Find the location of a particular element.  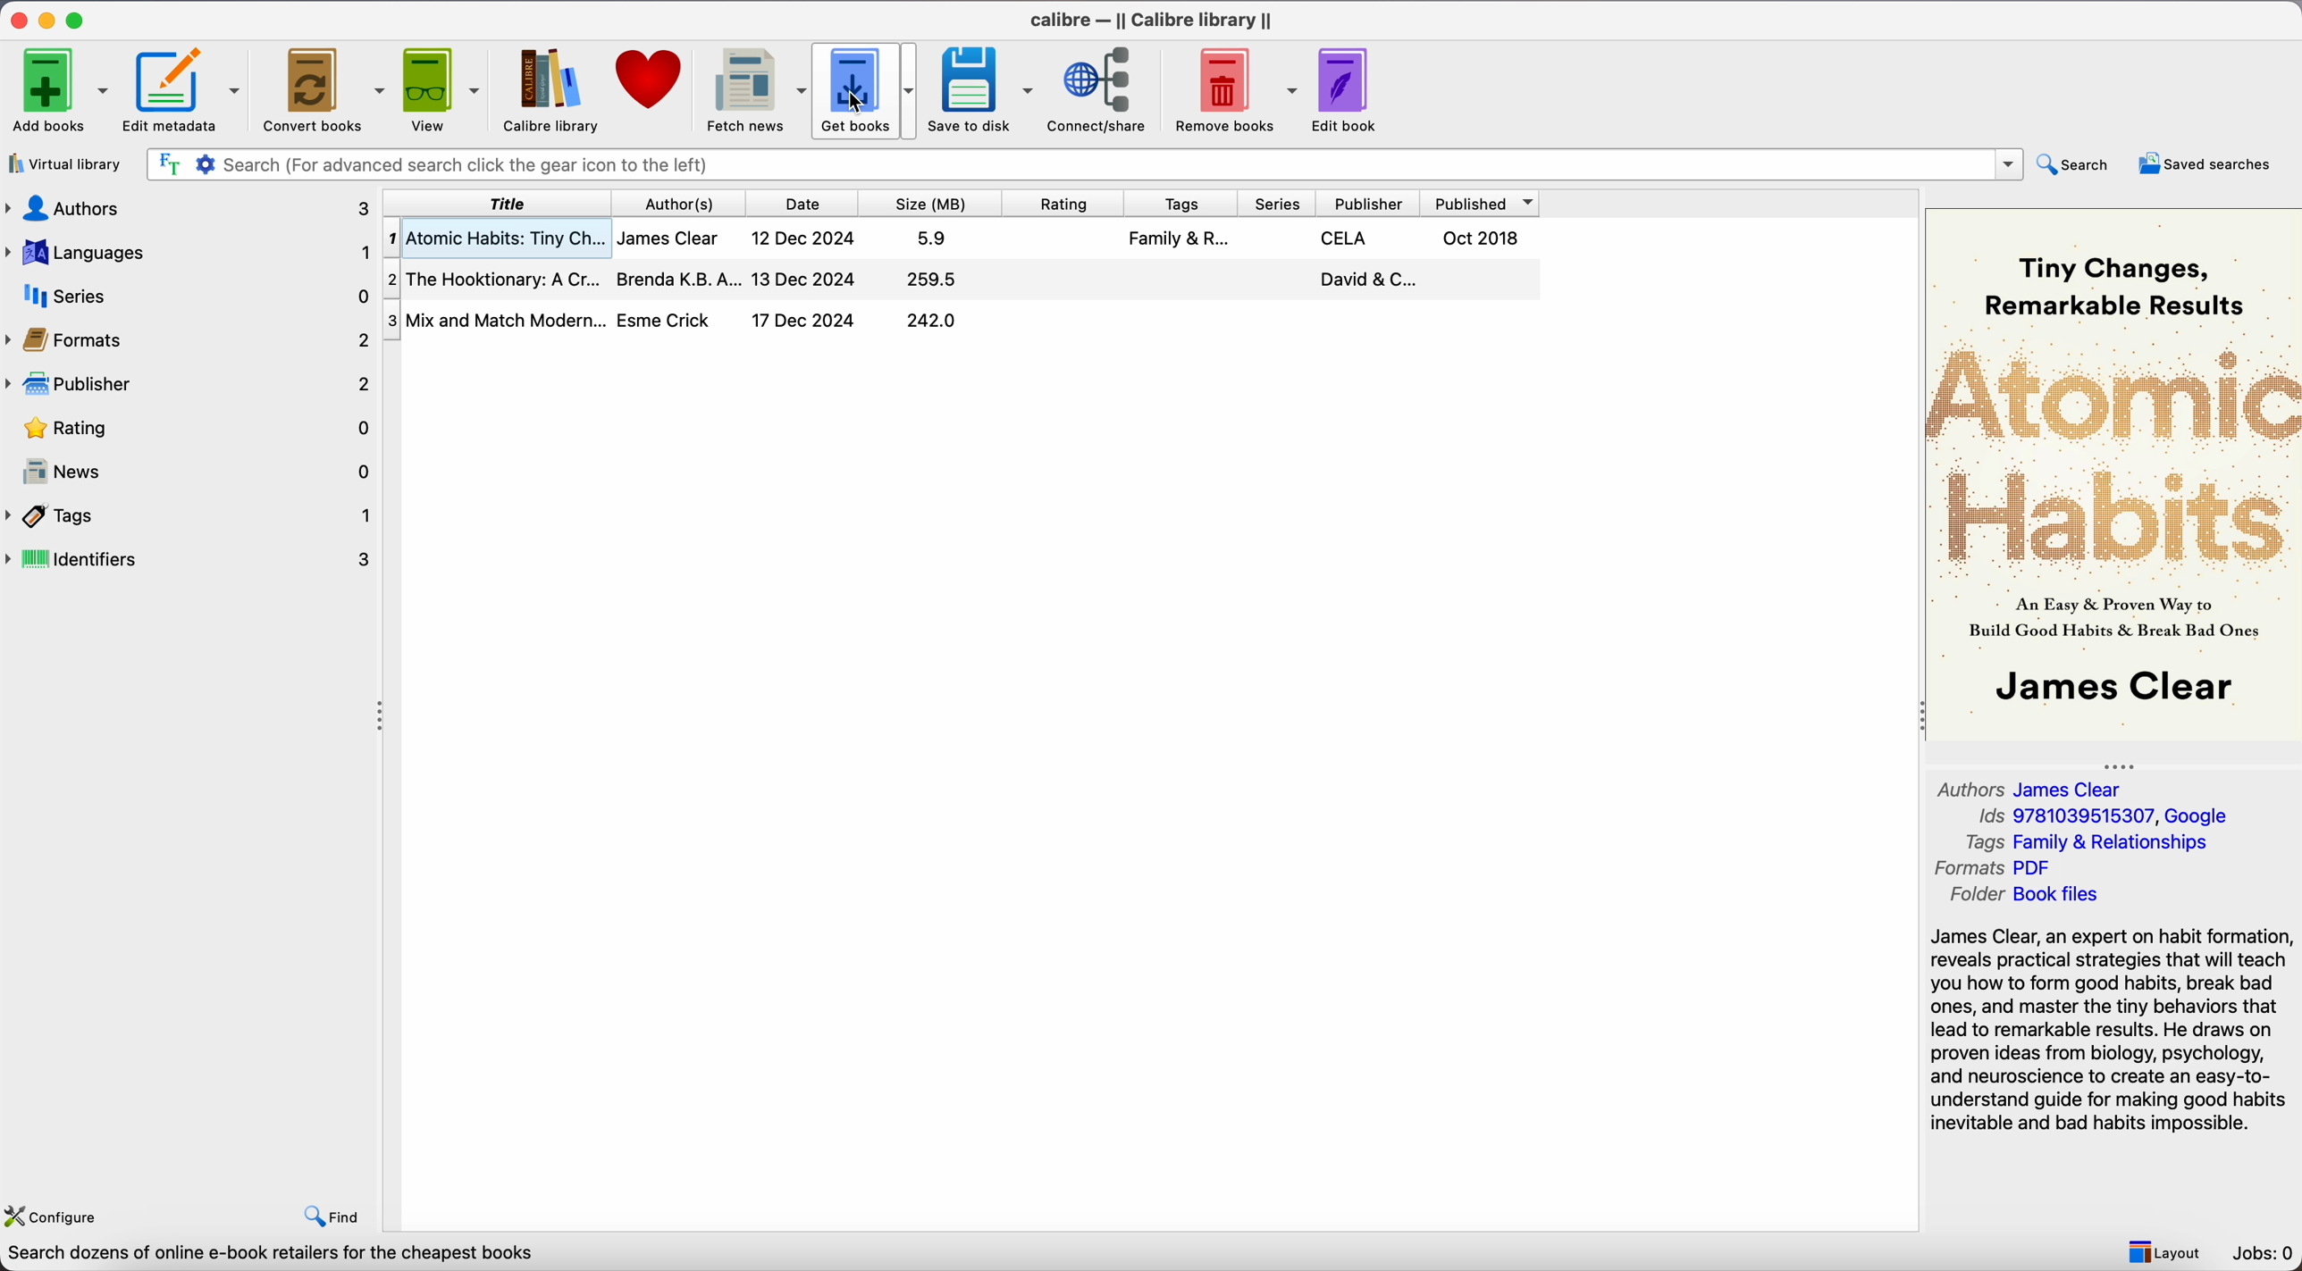

published is located at coordinates (1486, 203).